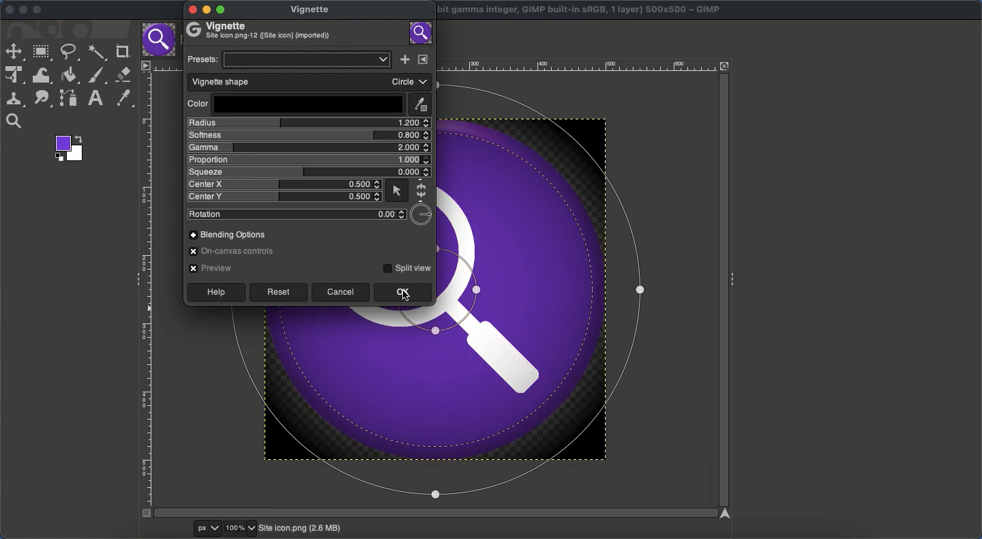 Image resolution: width=982 pixels, height=539 pixels. Describe the element at coordinates (460, 414) in the screenshot. I see `Vignette points` at that location.